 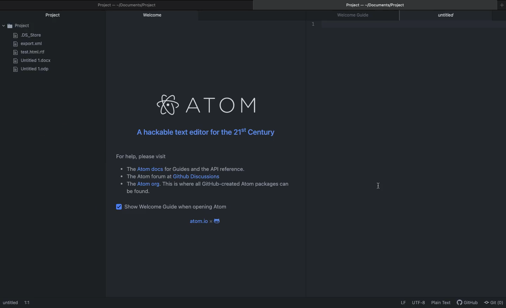 What do you see at coordinates (418, 302) in the screenshot?
I see `UTF-8` at bounding box center [418, 302].